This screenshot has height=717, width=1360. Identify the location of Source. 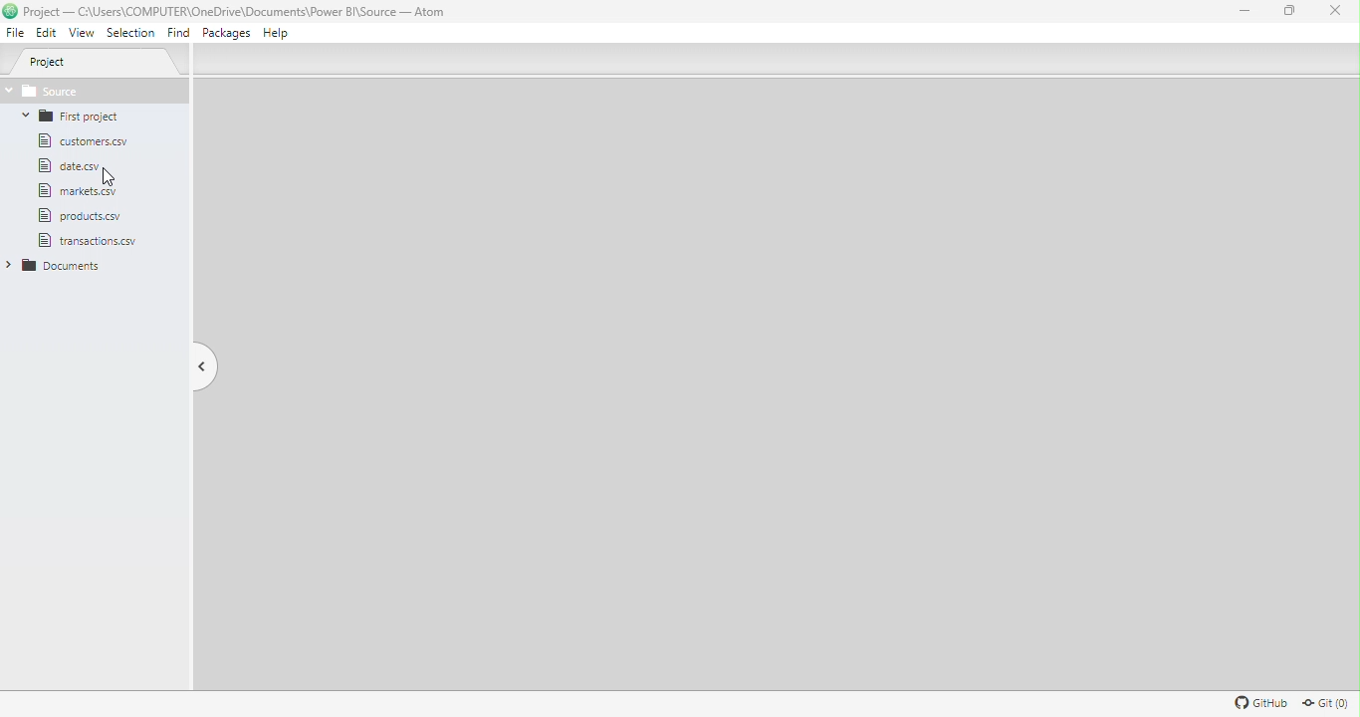
(77, 90).